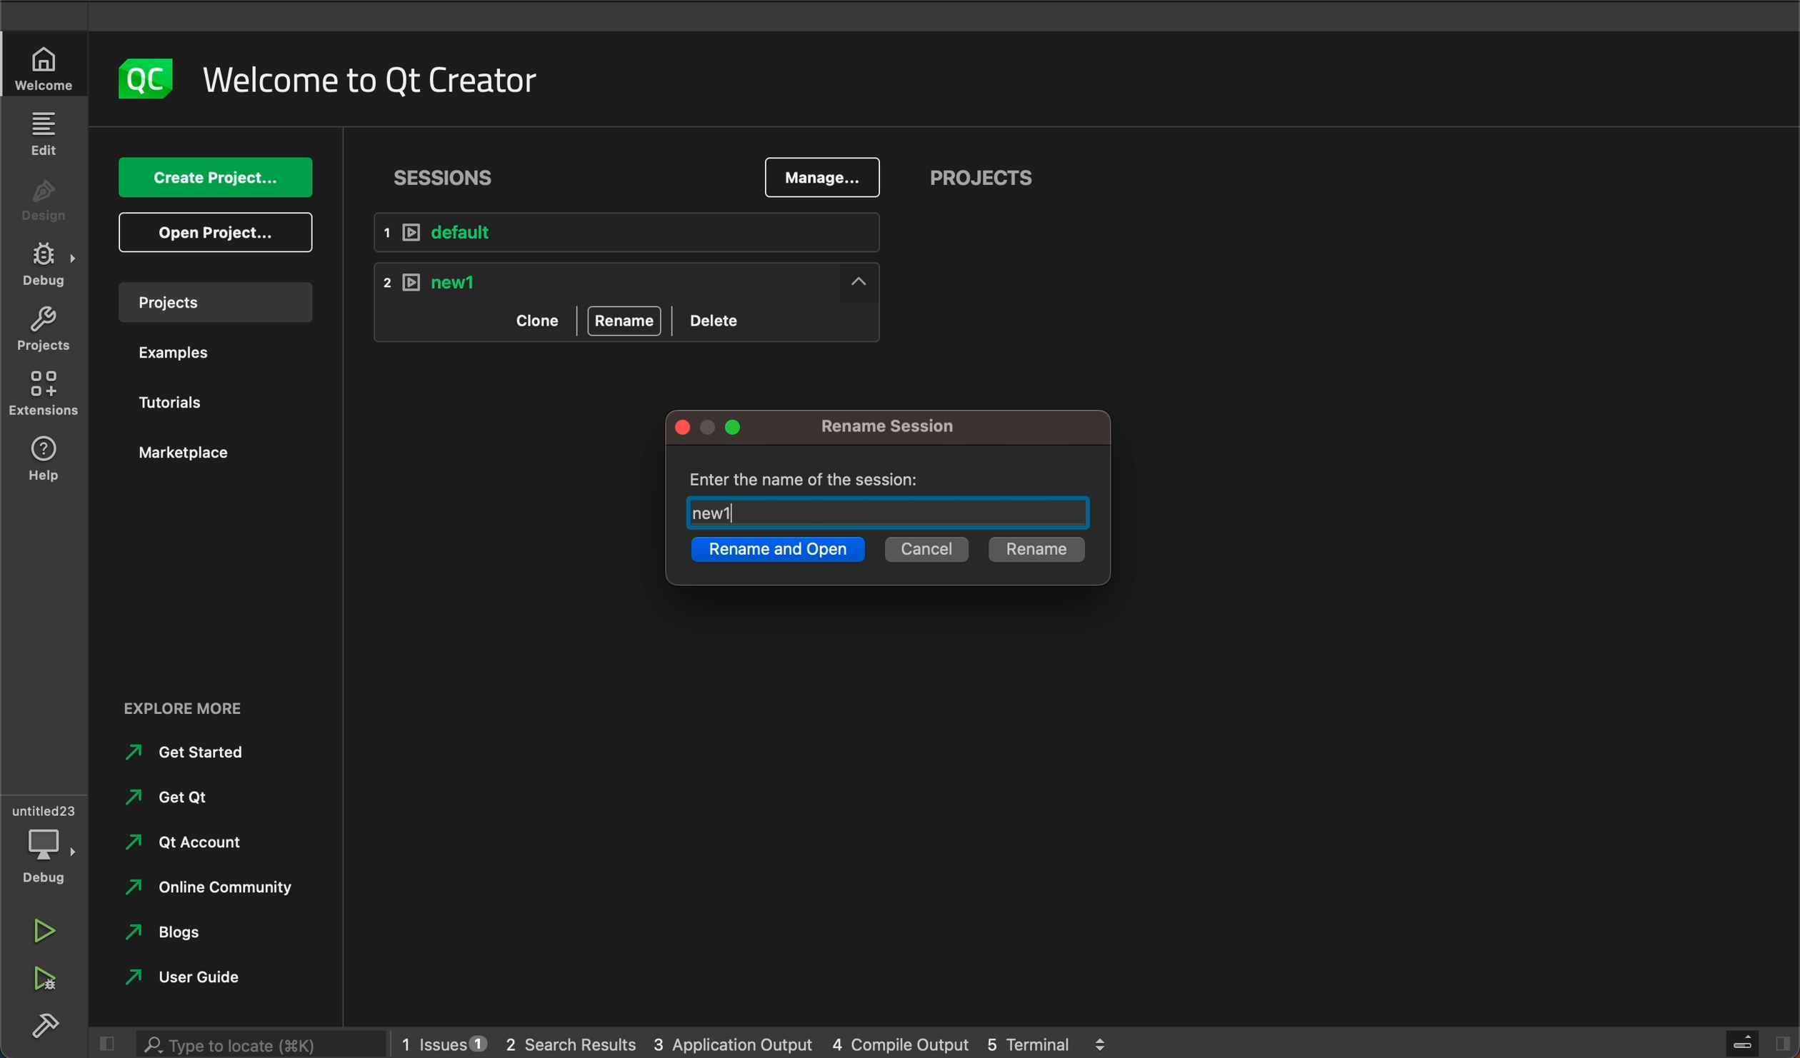  I want to click on NEW, so click(634, 281).